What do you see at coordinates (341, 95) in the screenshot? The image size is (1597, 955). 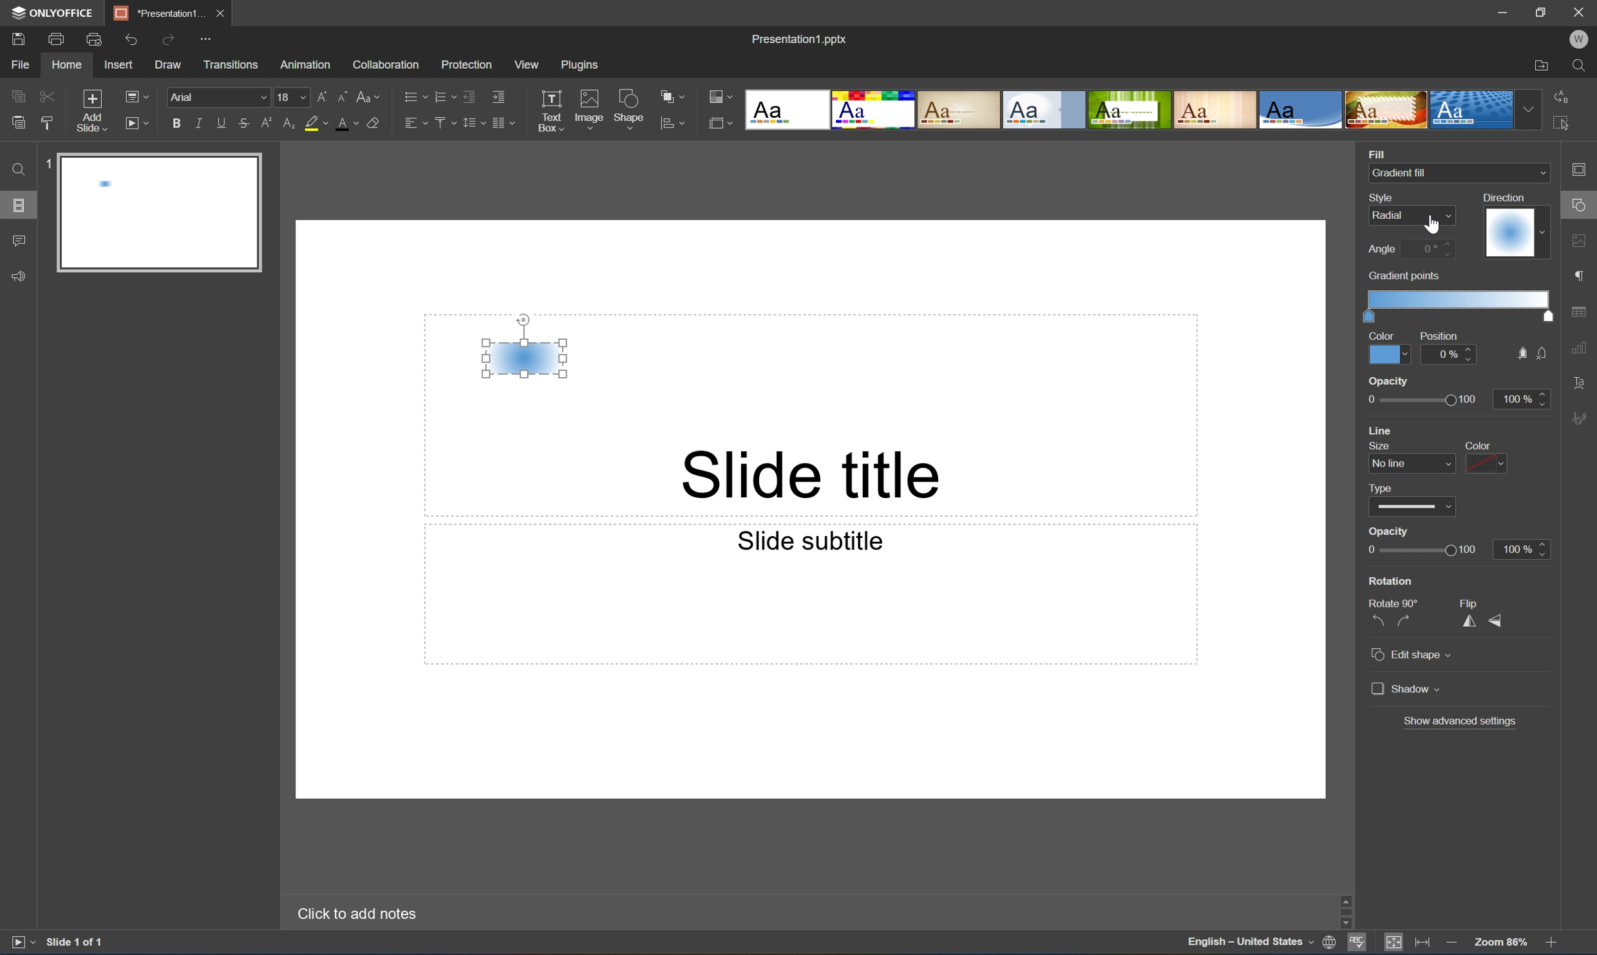 I see `Decrement font size` at bounding box center [341, 95].